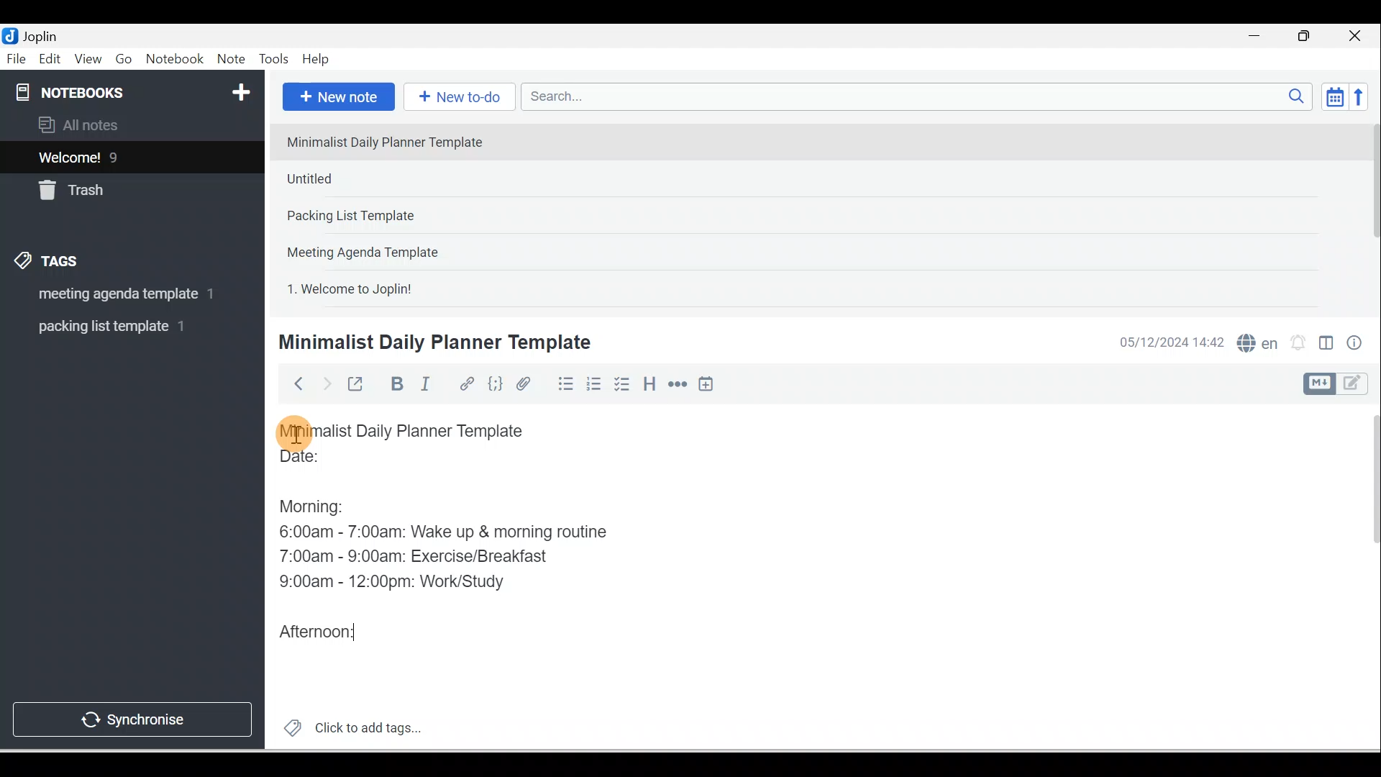 The width and height of the screenshot is (1381, 777). What do you see at coordinates (322, 503) in the screenshot?
I see `Morning:` at bounding box center [322, 503].